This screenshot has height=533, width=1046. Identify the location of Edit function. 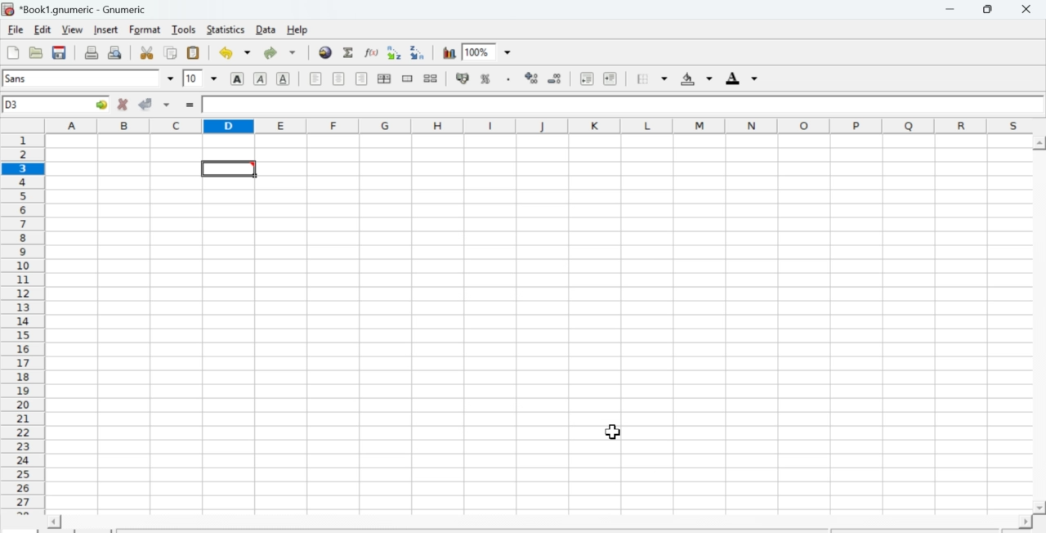
(371, 55).